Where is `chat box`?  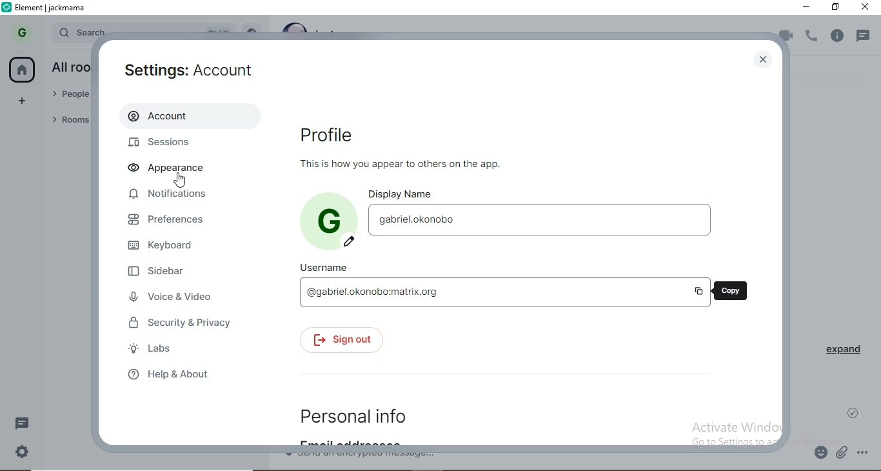 chat box is located at coordinates (546, 457).